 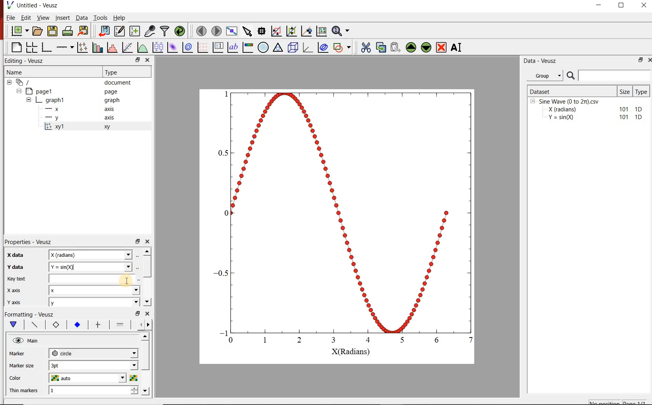 I want to click on histogram, so click(x=113, y=47).